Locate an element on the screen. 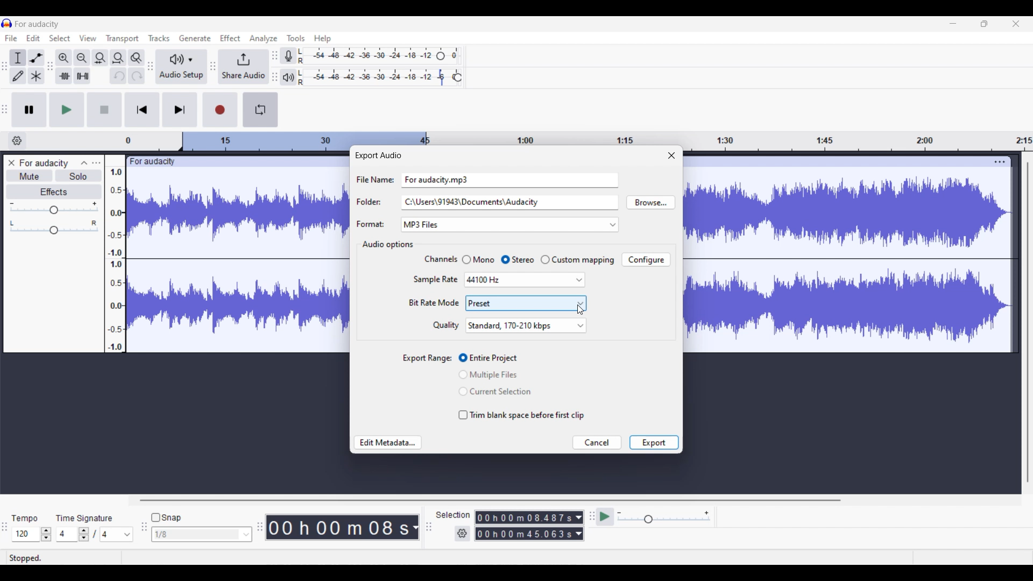  Pause is located at coordinates (29, 110).